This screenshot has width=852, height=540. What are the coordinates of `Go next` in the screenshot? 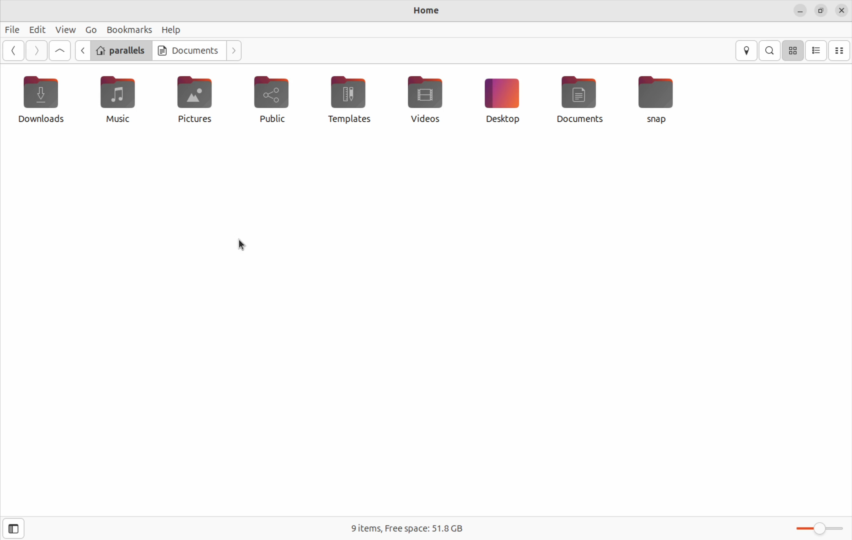 It's located at (236, 52).